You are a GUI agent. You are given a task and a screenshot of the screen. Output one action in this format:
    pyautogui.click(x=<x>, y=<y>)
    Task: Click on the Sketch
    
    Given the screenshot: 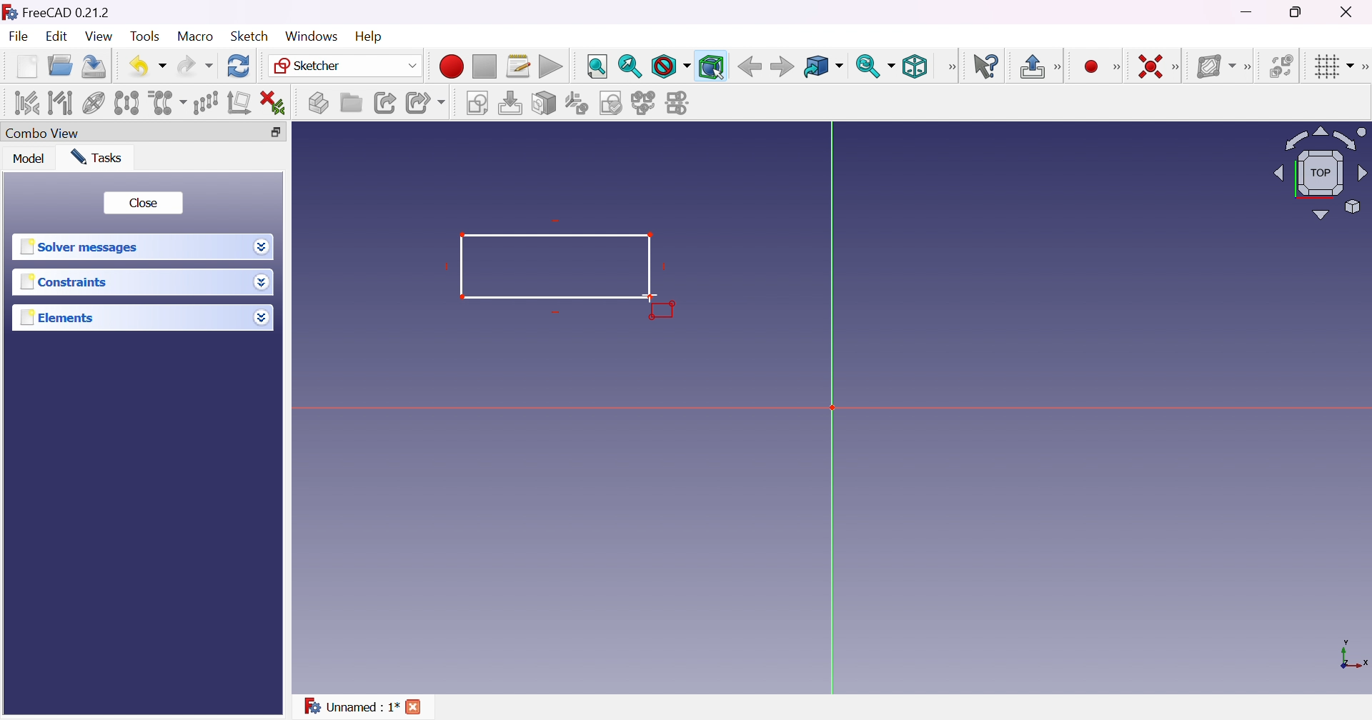 What is the action you would take?
    pyautogui.click(x=250, y=36)
    